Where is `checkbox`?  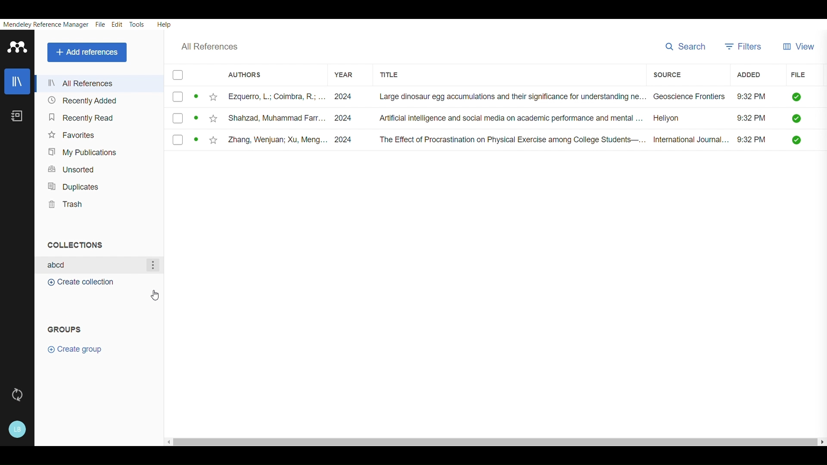
checkbox is located at coordinates (185, 117).